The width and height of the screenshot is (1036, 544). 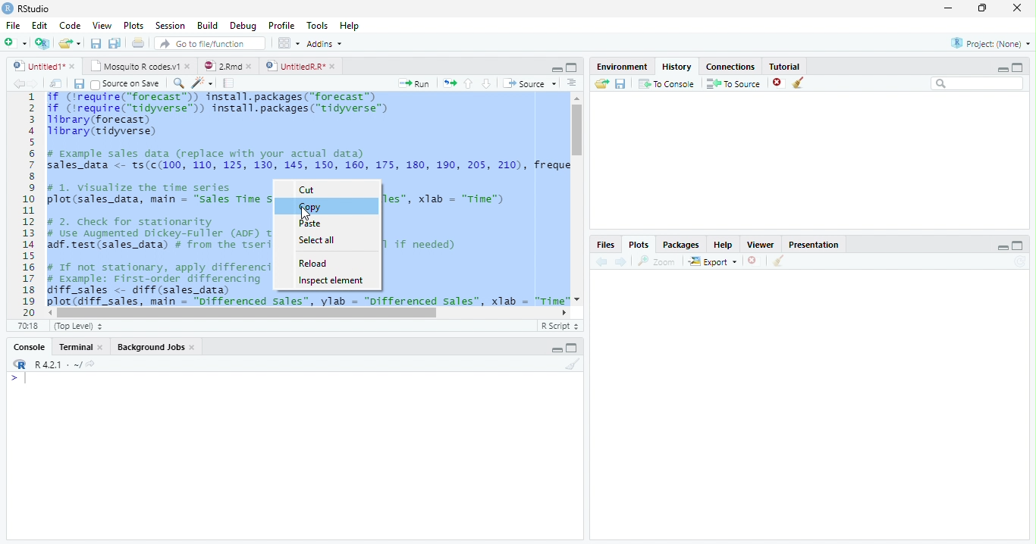 What do you see at coordinates (667, 84) in the screenshot?
I see `To Console` at bounding box center [667, 84].